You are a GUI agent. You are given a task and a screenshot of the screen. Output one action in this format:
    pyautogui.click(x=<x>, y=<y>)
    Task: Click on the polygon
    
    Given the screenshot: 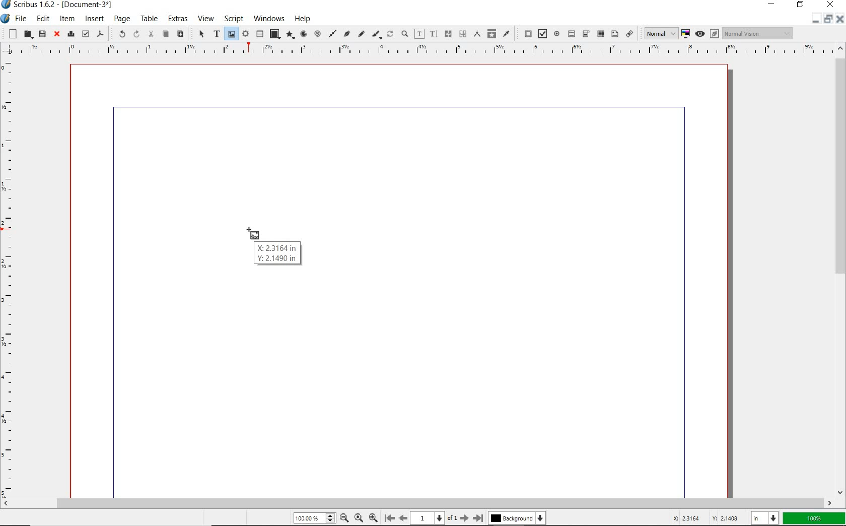 What is the action you would take?
    pyautogui.click(x=291, y=35)
    